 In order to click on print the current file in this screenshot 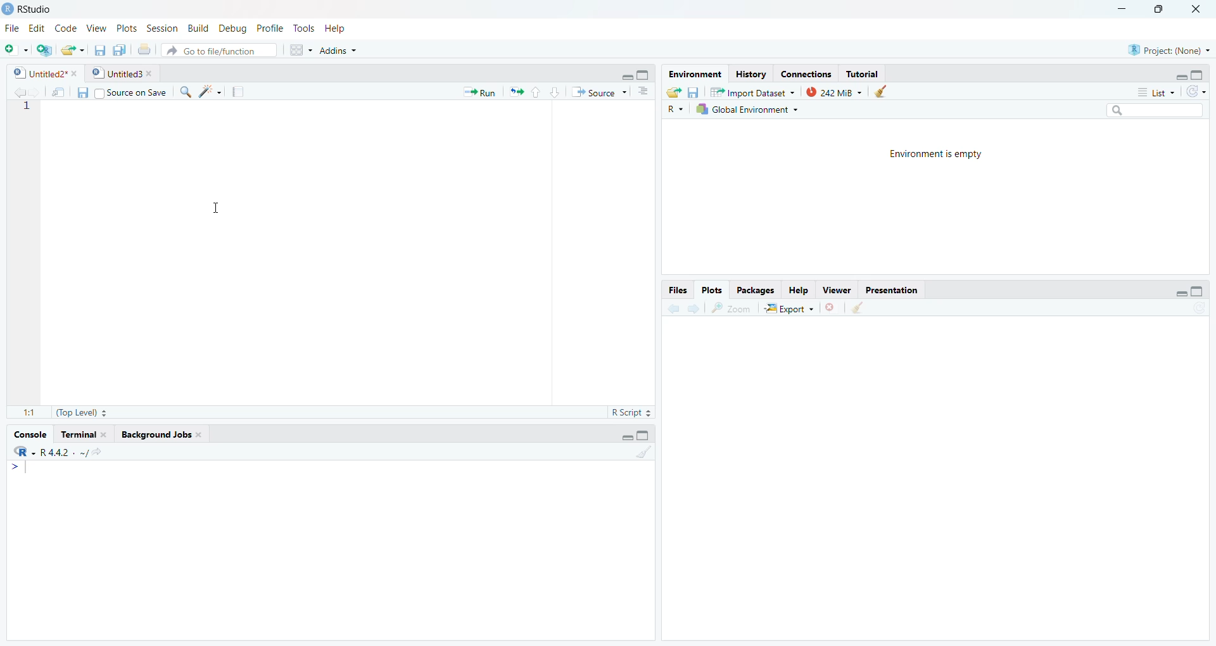, I will do `click(142, 49)`.